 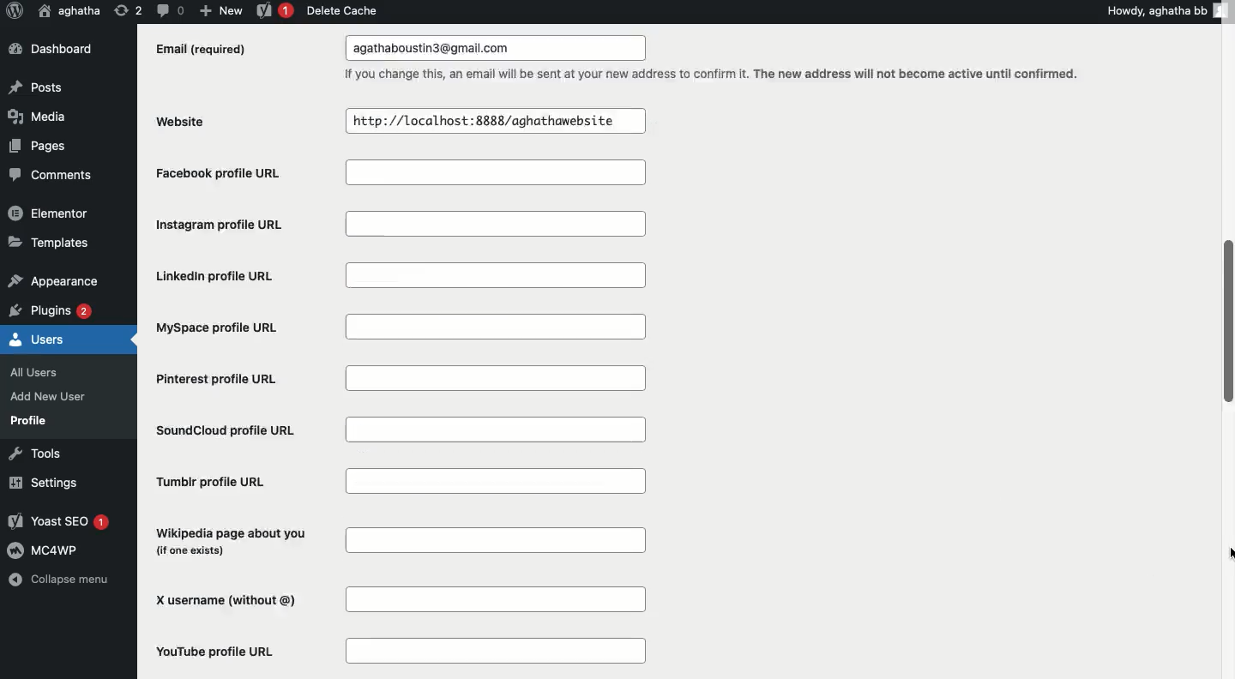 What do you see at coordinates (400, 651) in the screenshot?
I see `Youtube profile URL` at bounding box center [400, 651].